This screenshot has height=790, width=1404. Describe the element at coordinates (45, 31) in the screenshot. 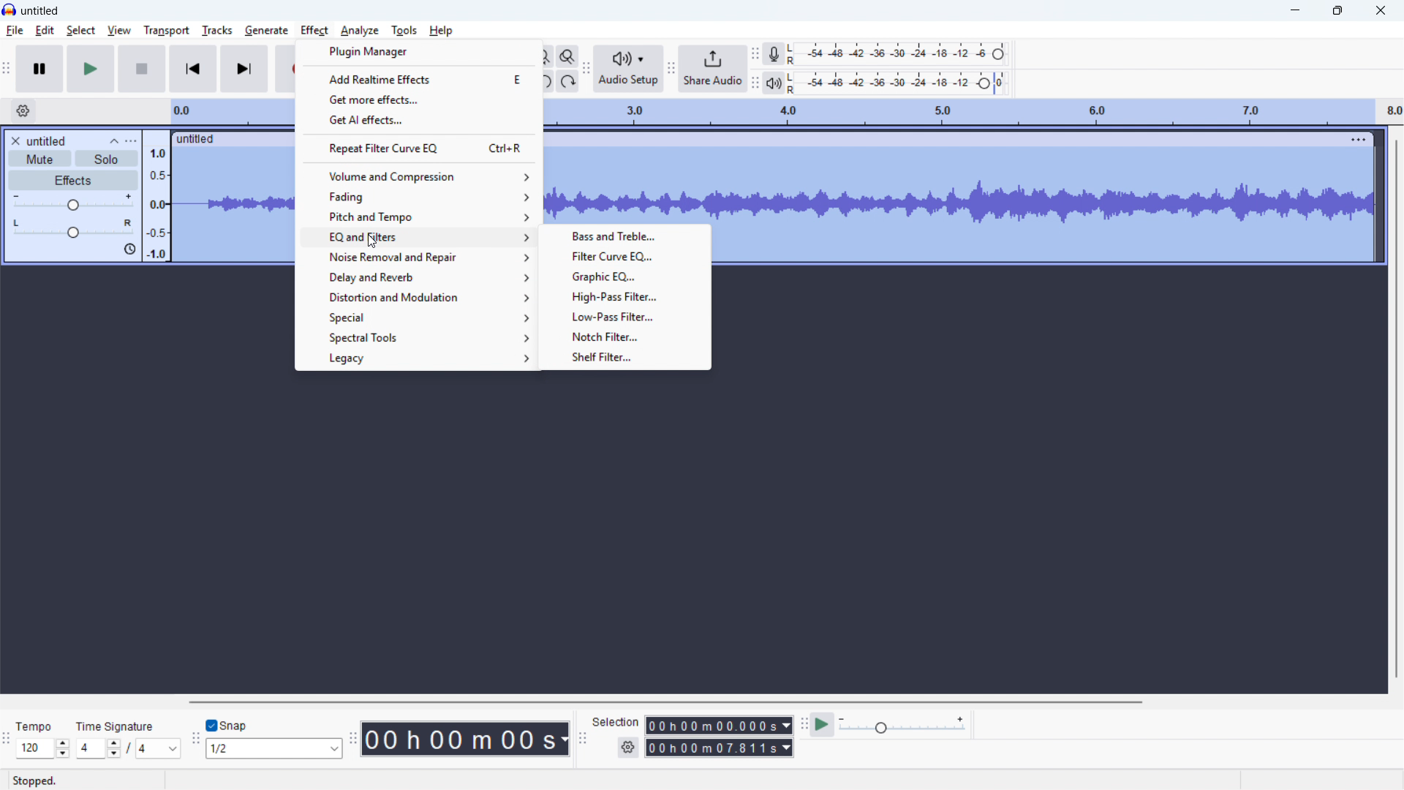

I see `edit` at that location.